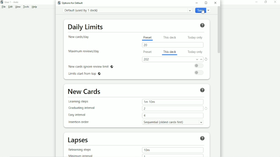  Describe the element at coordinates (218, 30) in the screenshot. I see `Vertical scrollbar` at that location.